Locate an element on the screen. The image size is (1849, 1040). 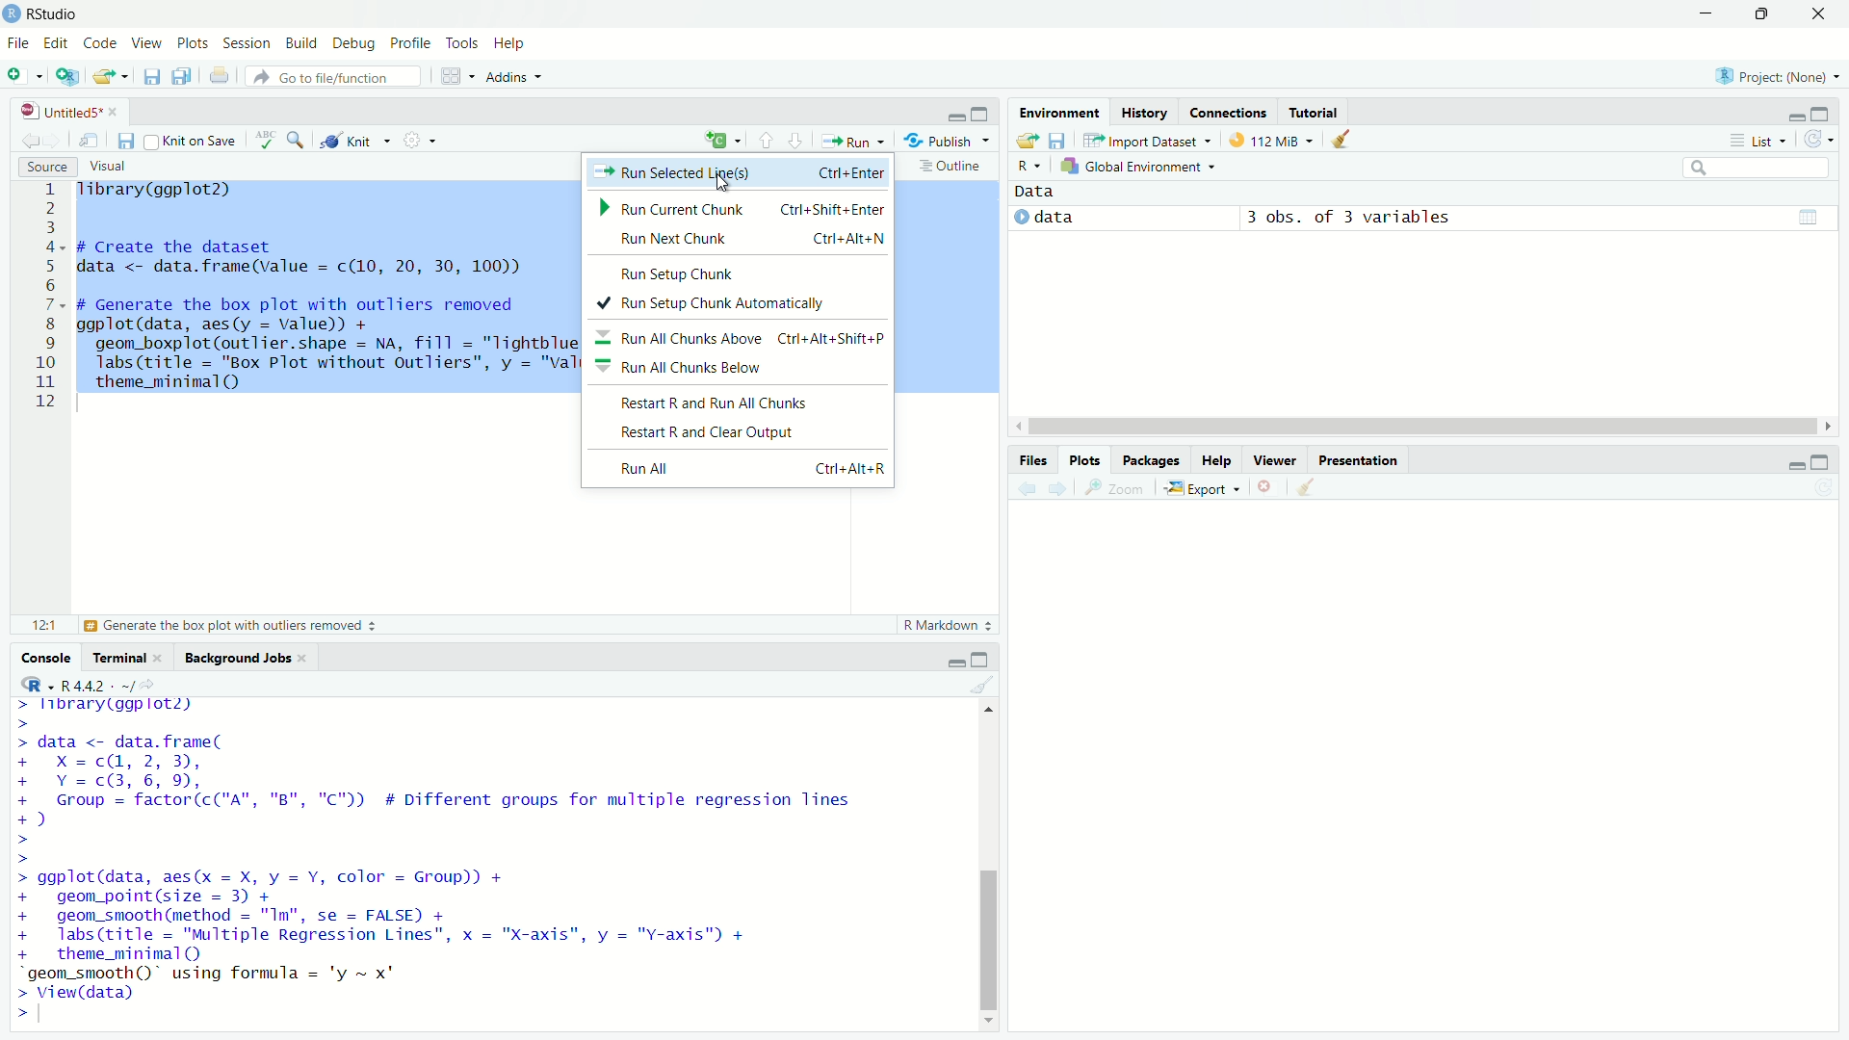
maximise is located at coordinates (983, 114).